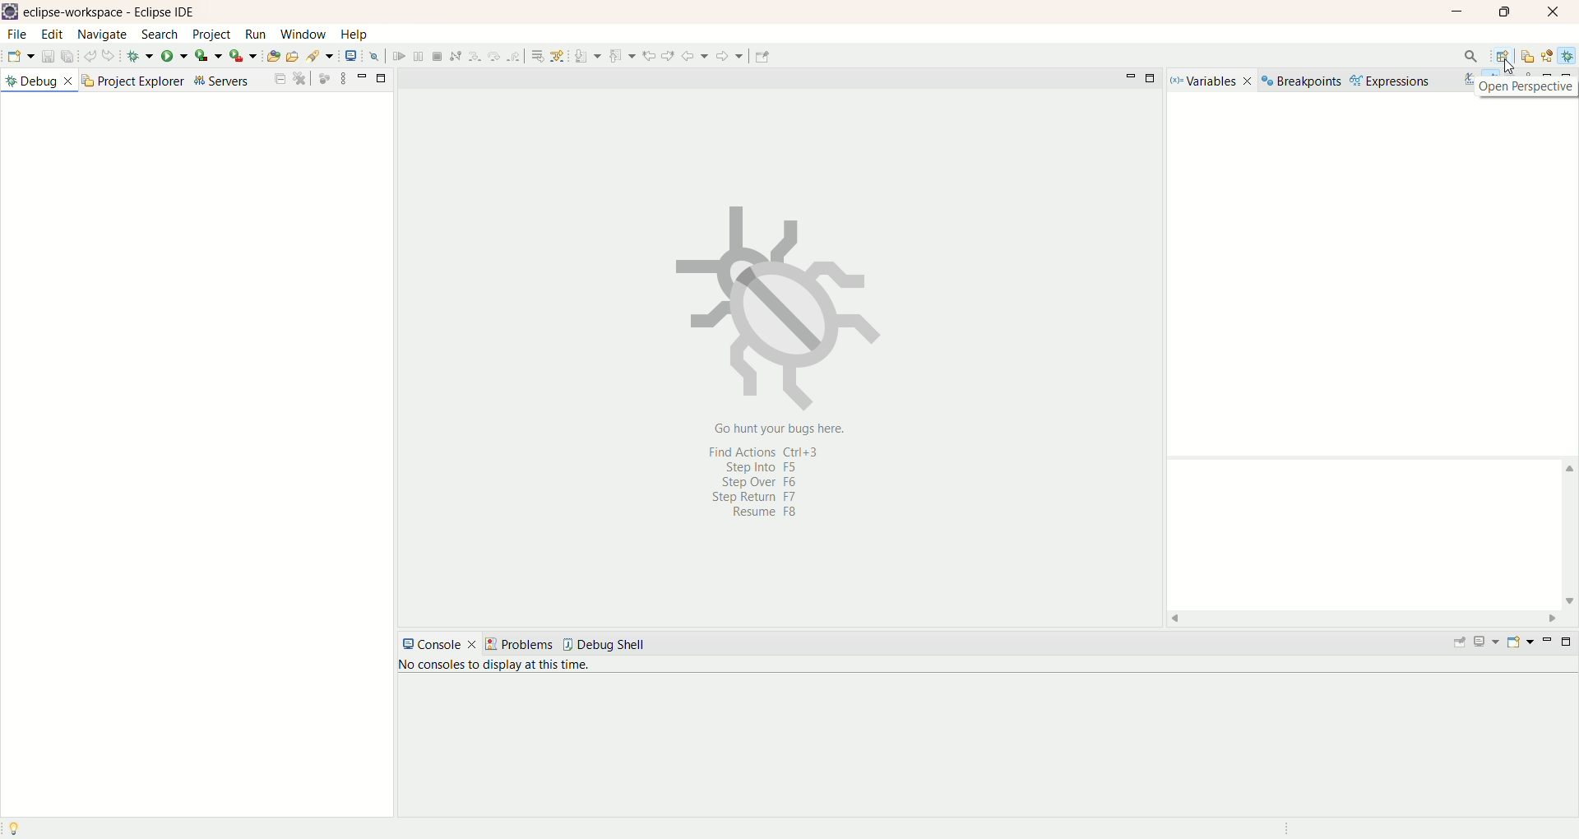  What do you see at coordinates (213, 35) in the screenshot?
I see `project` at bounding box center [213, 35].